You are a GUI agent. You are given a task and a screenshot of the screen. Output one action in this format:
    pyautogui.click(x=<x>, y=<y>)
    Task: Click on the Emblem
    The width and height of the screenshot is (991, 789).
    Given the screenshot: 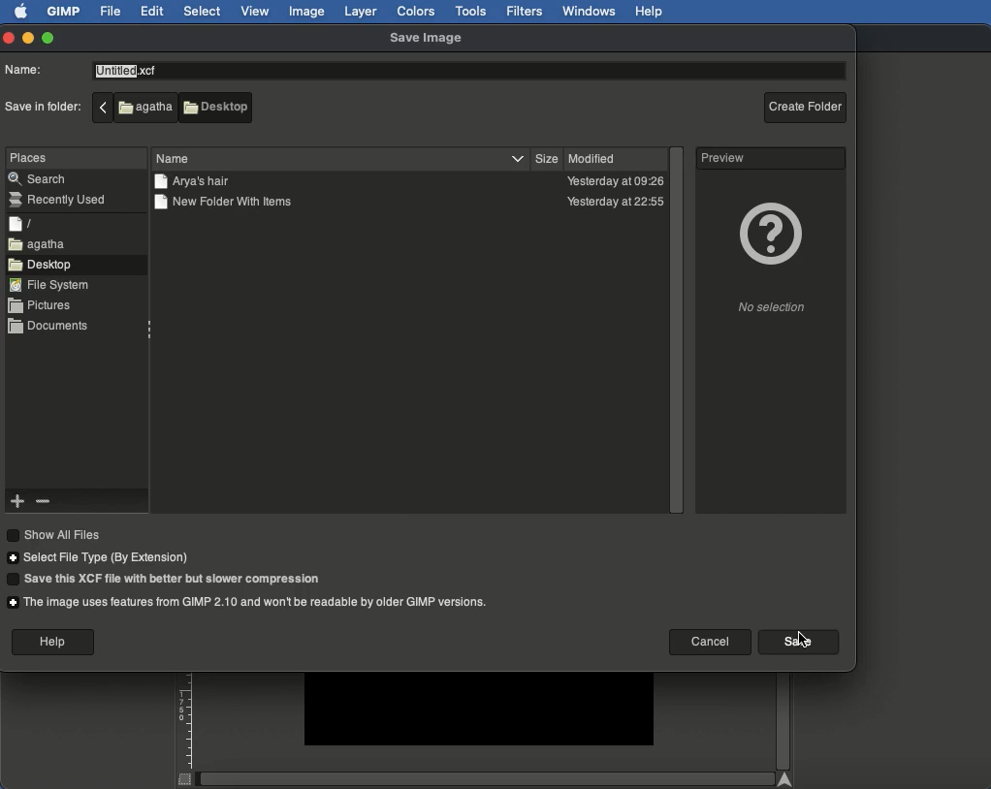 What is the action you would take?
    pyautogui.click(x=768, y=232)
    